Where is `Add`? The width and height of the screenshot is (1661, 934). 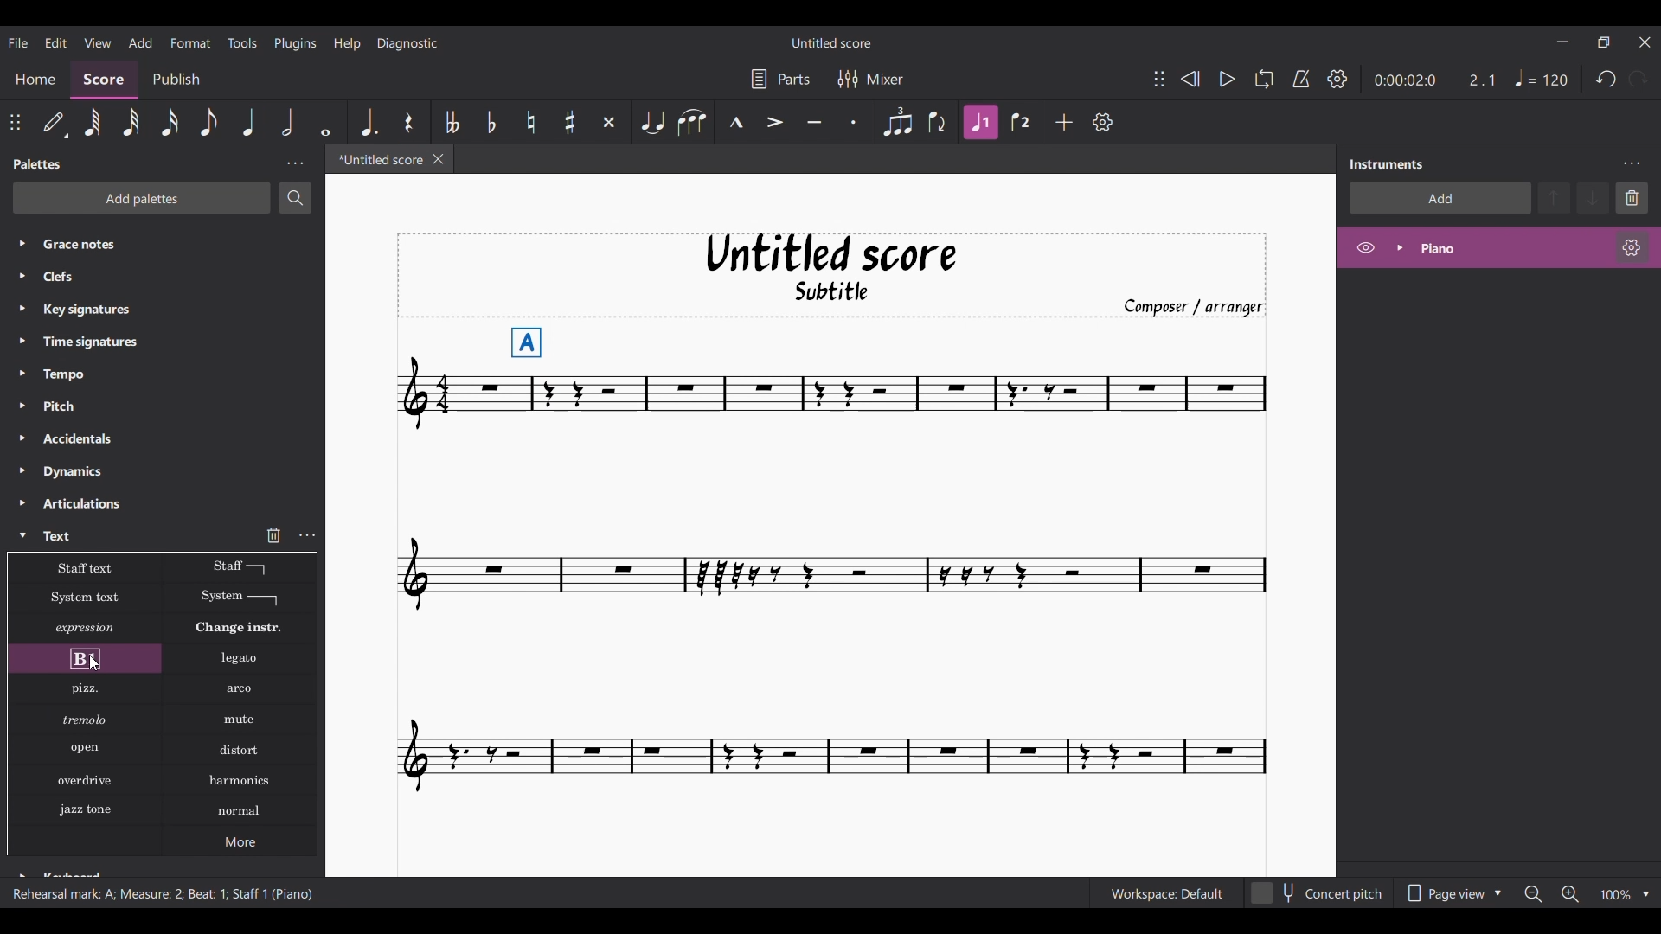
Add is located at coordinates (1064, 122).